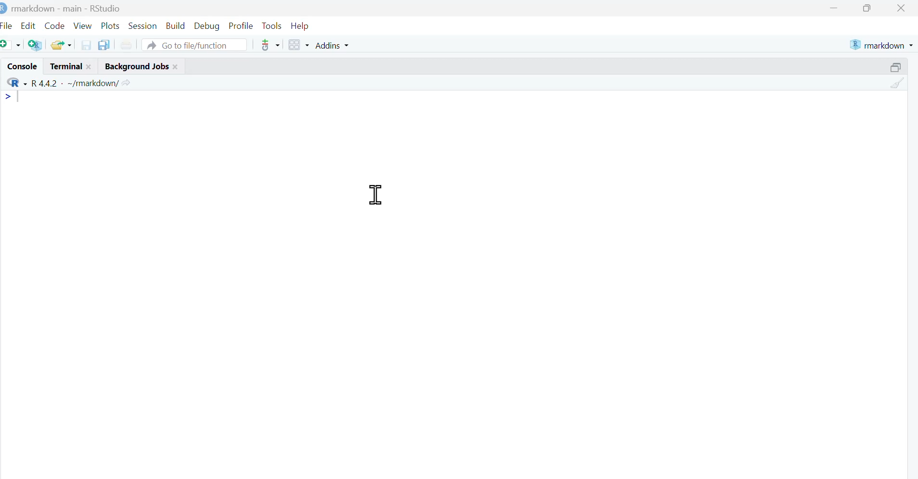 The width and height of the screenshot is (918, 479). What do you see at coordinates (299, 45) in the screenshot?
I see `workspace panes` at bounding box center [299, 45].